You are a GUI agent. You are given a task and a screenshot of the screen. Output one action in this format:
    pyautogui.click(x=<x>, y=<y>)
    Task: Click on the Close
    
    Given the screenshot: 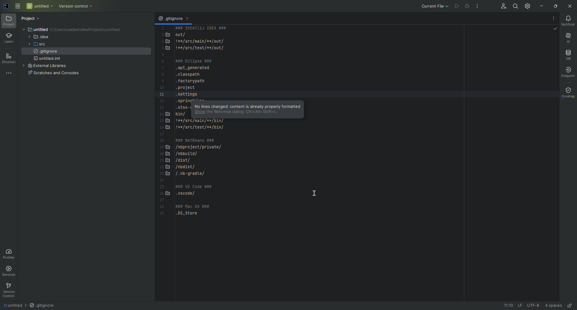 What is the action you would take?
    pyautogui.click(x=570, y=6)
    